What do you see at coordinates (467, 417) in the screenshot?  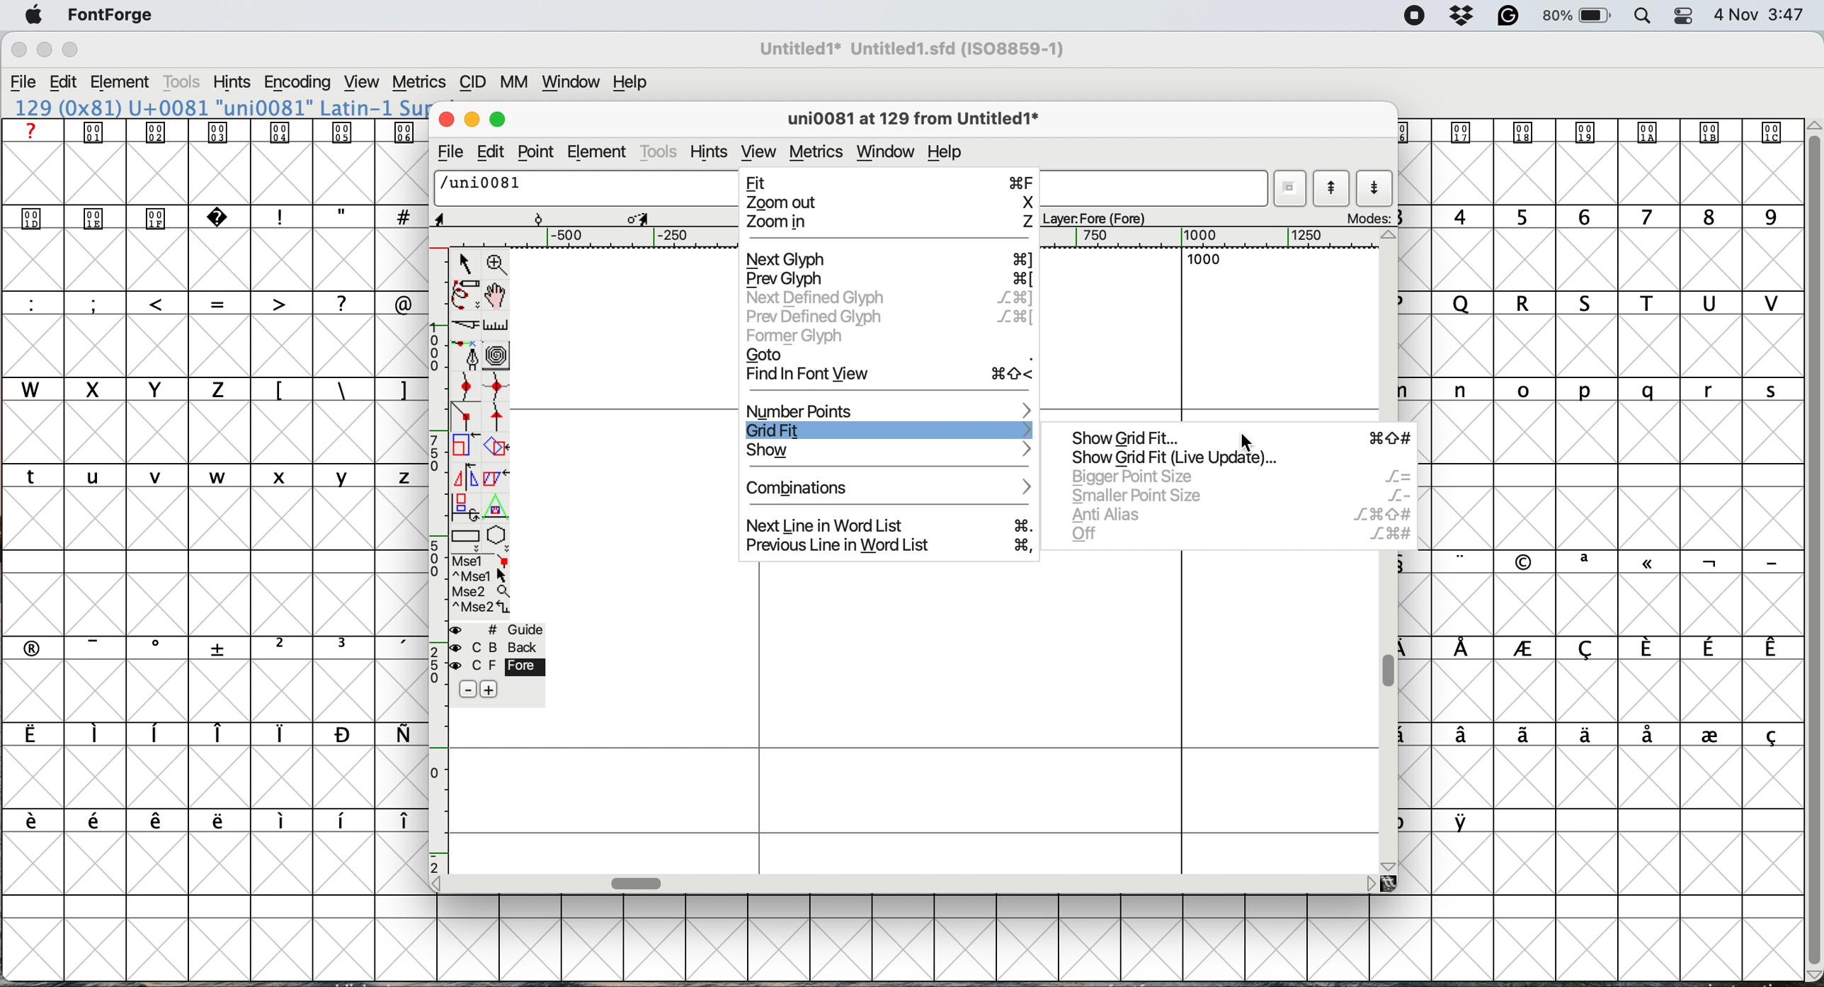 I see `connector point` at bounding box center [467, 417].